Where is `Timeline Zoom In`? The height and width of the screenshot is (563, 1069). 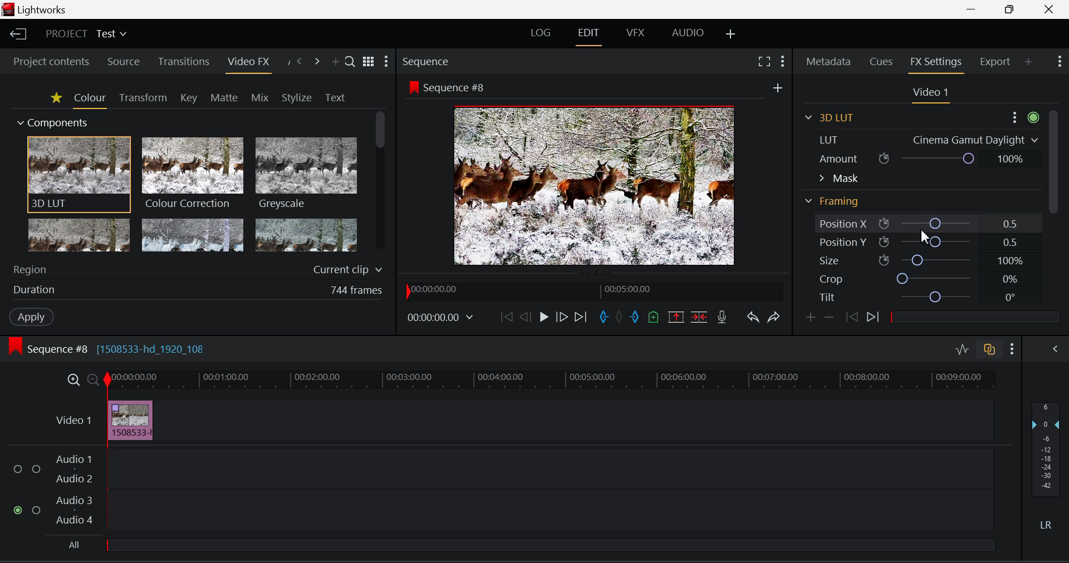 Timeline Zoom In is located at coordinates (73, 379).